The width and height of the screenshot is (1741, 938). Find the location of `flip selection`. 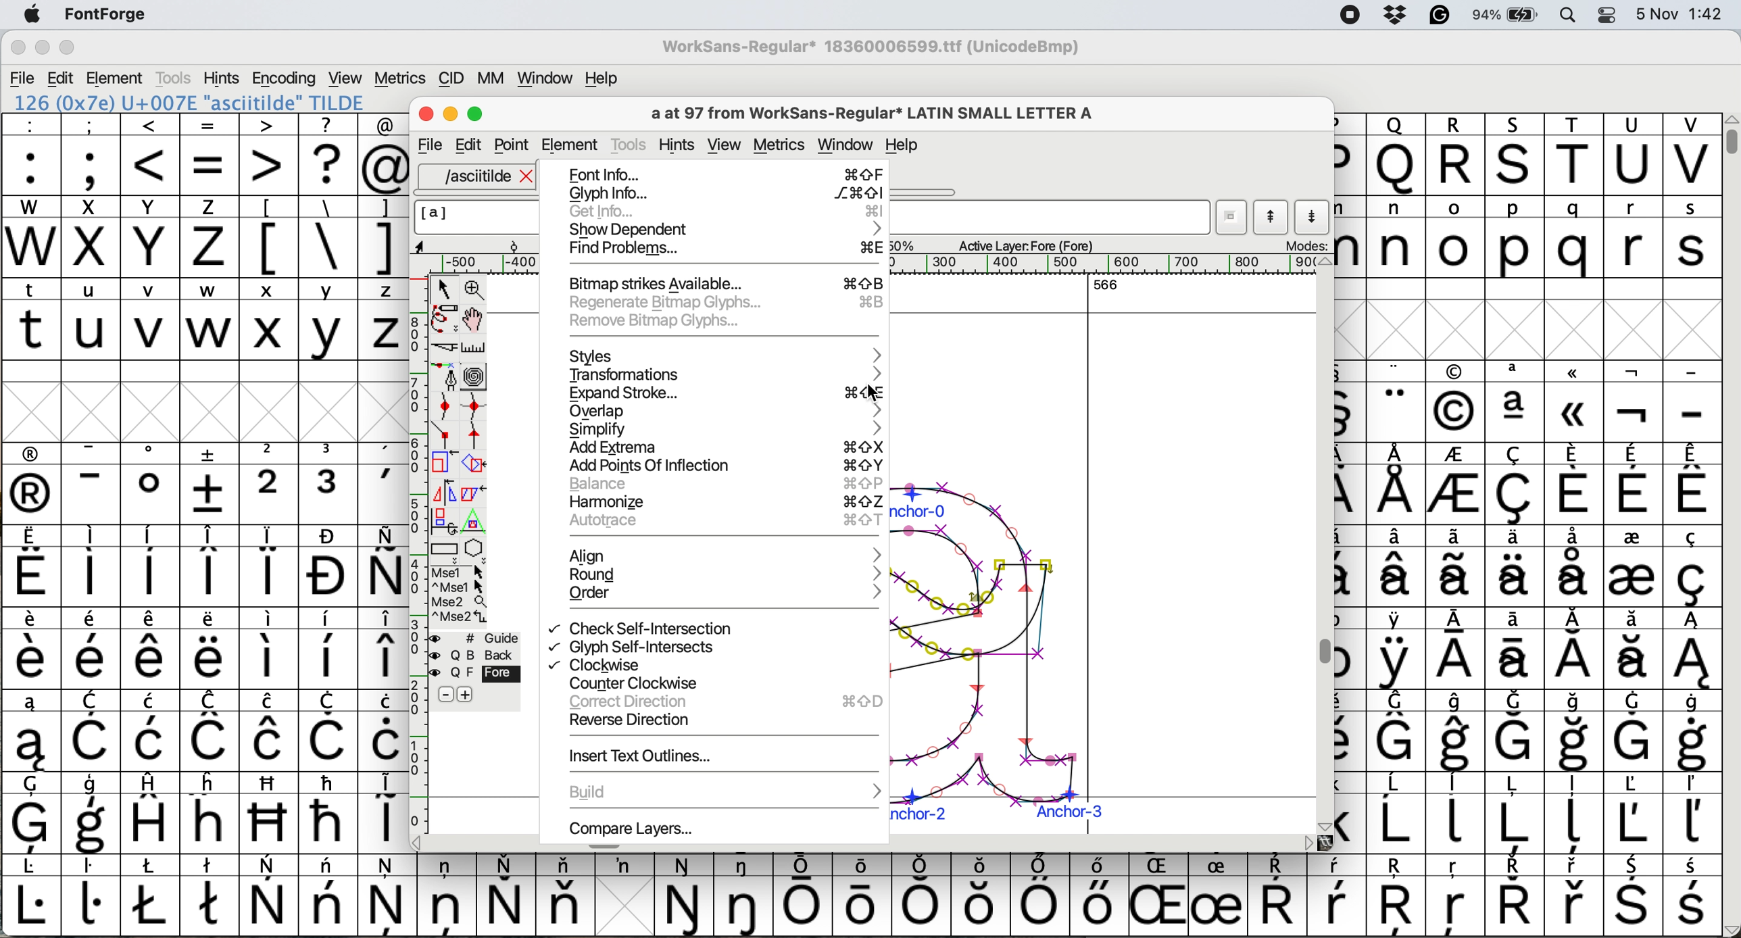

flip selection is located at coordinates (444, 491).